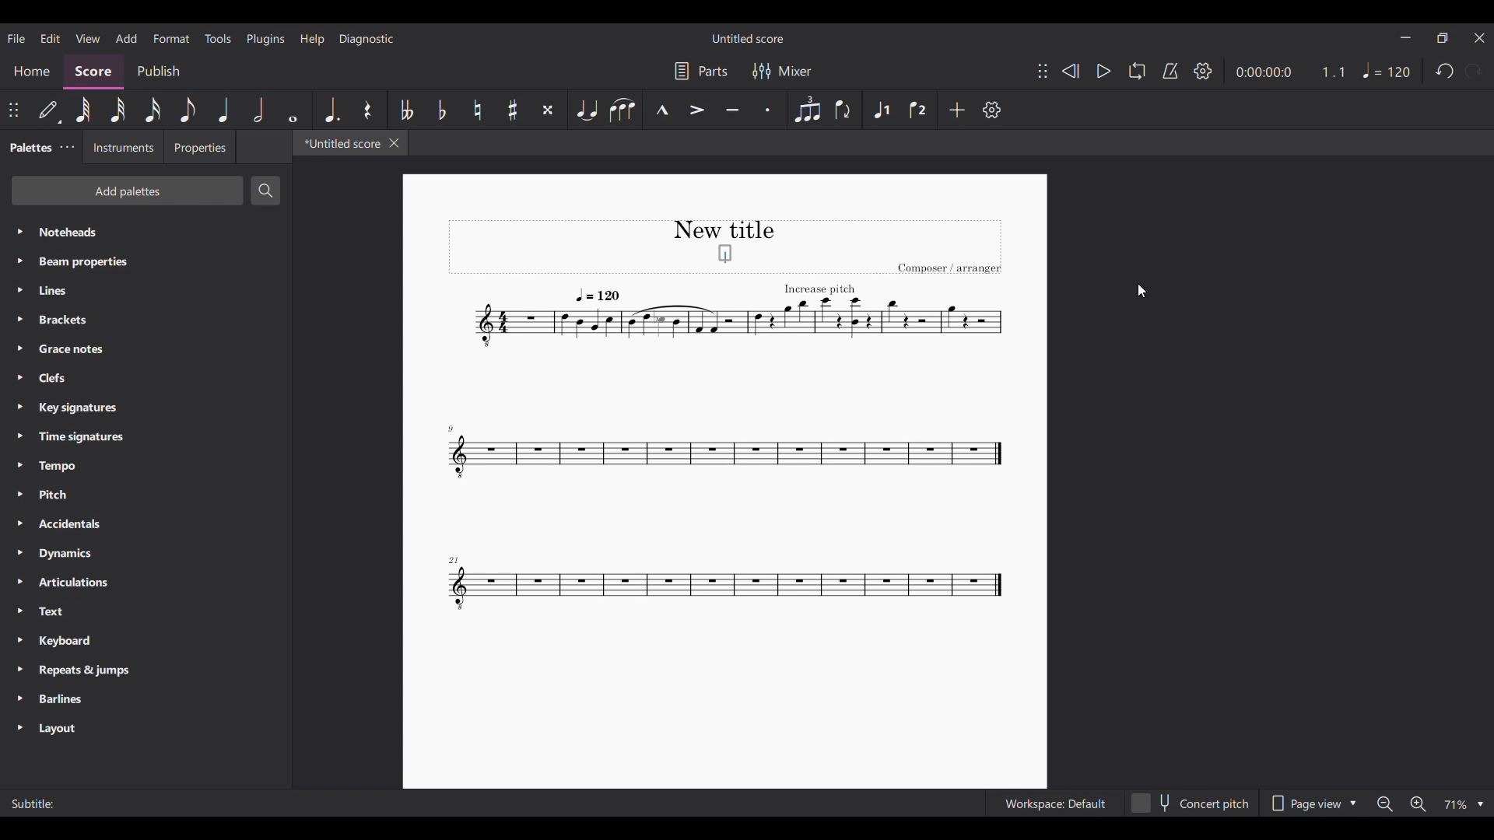 This screenshot has height=840, width=1494. I want to click on Tempo, so click(146, 466).